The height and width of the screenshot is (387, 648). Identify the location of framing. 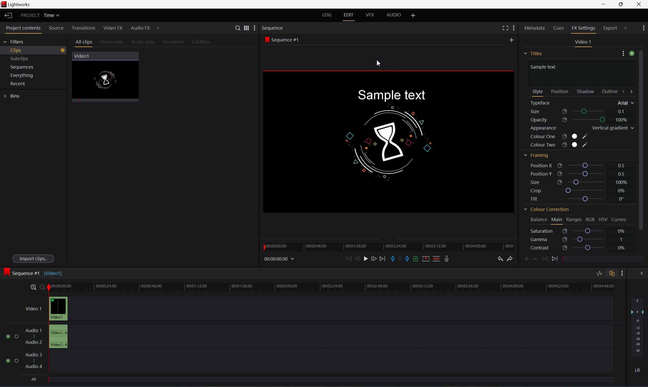
(536, 155).